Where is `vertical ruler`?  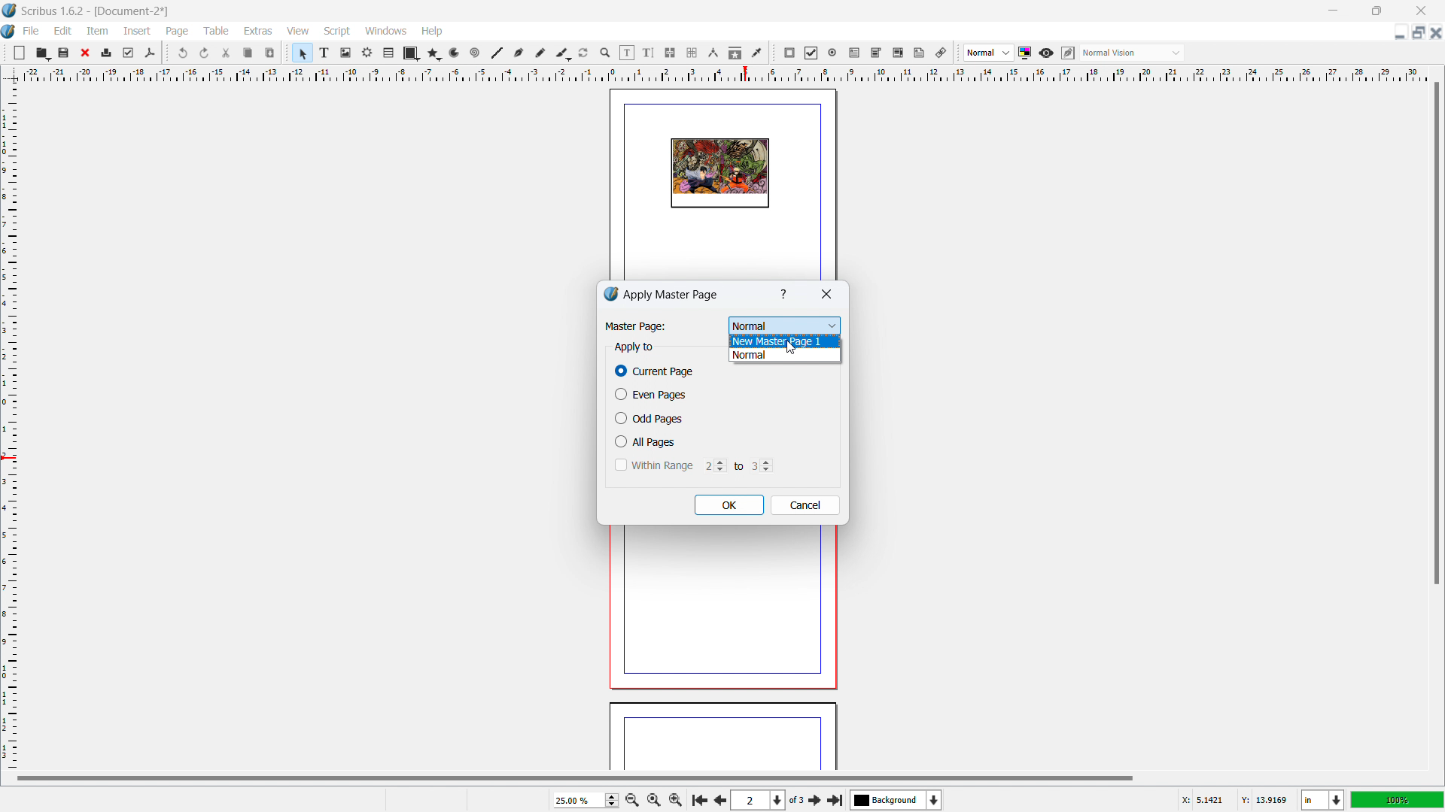
vertical ruler is located at coordinates (9, 426).